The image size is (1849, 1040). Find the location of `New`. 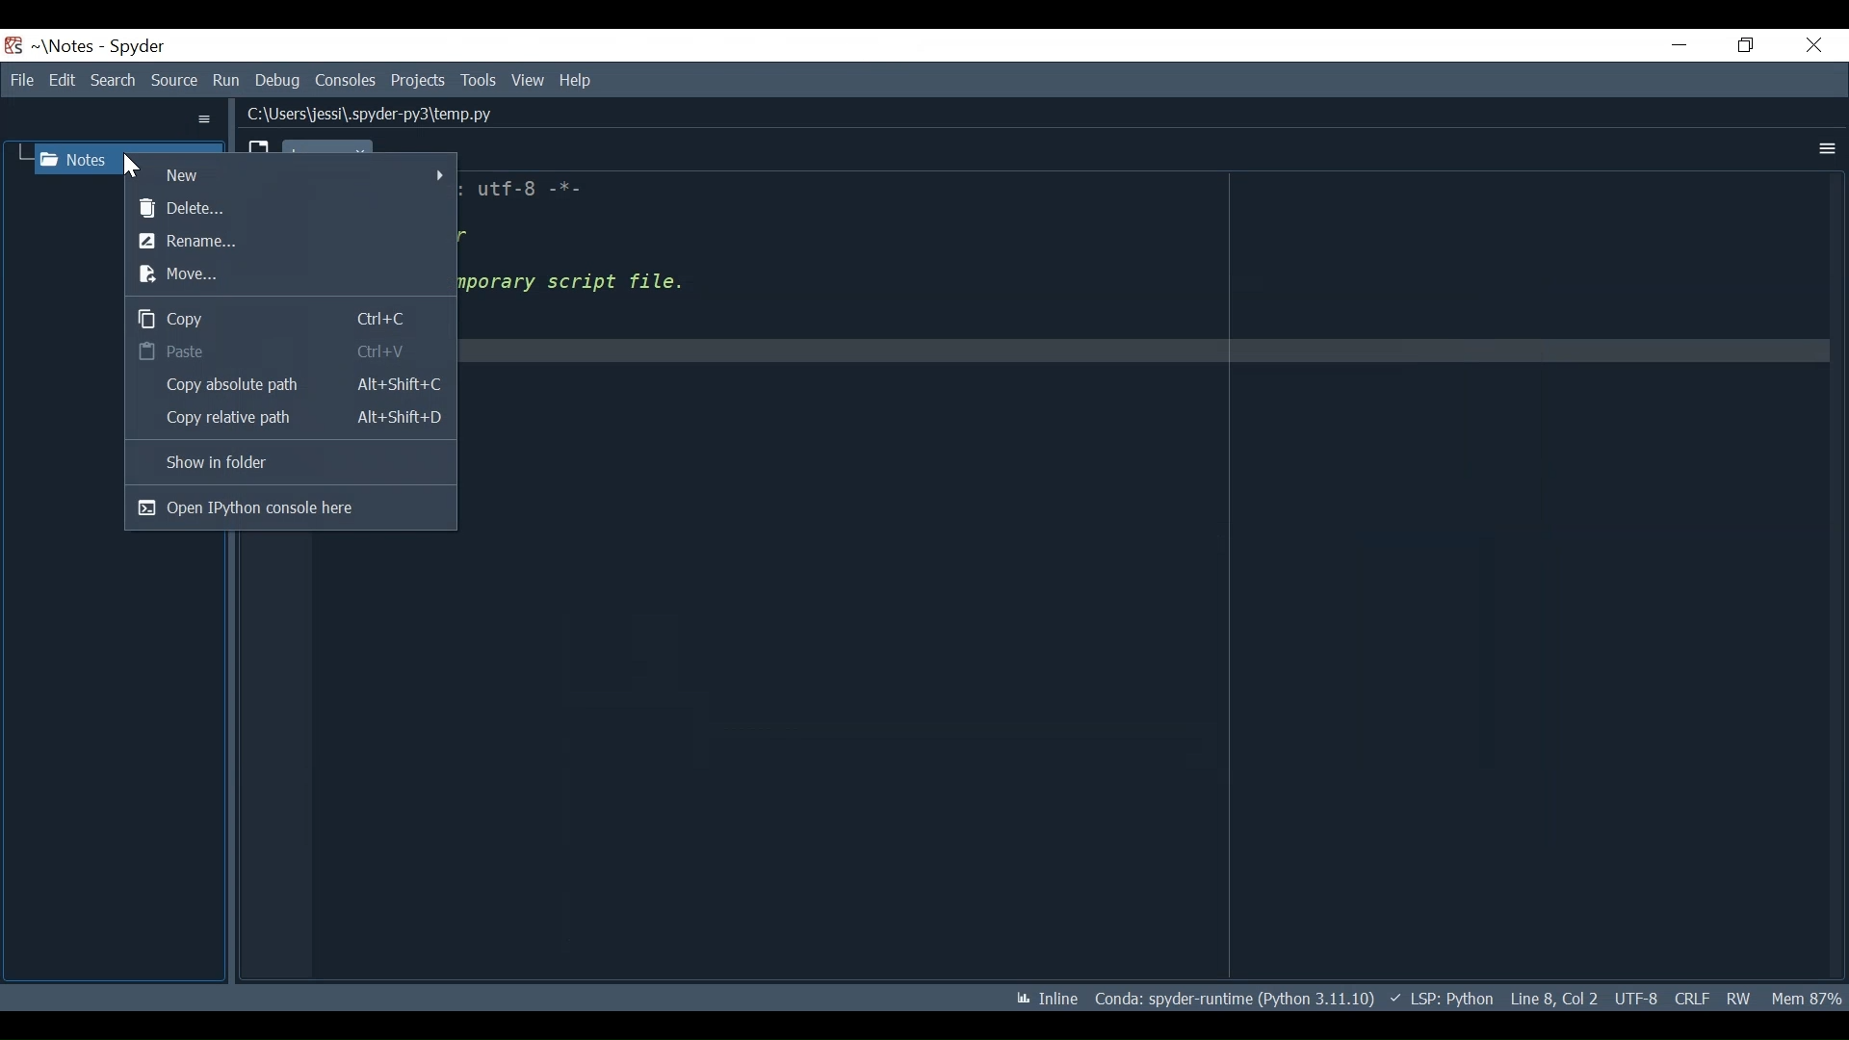

New is located at coordinates (293, 174).